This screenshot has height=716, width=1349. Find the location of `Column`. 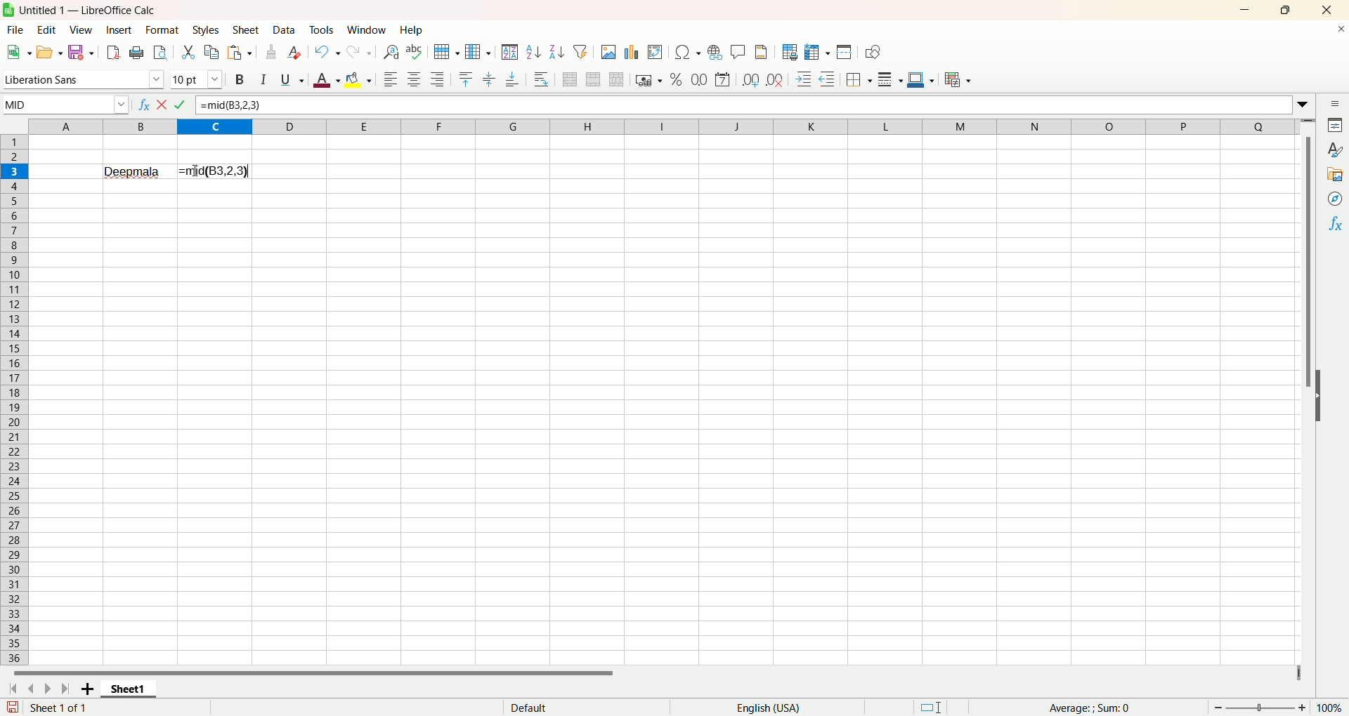

Column is located at coordinates (664, 126).